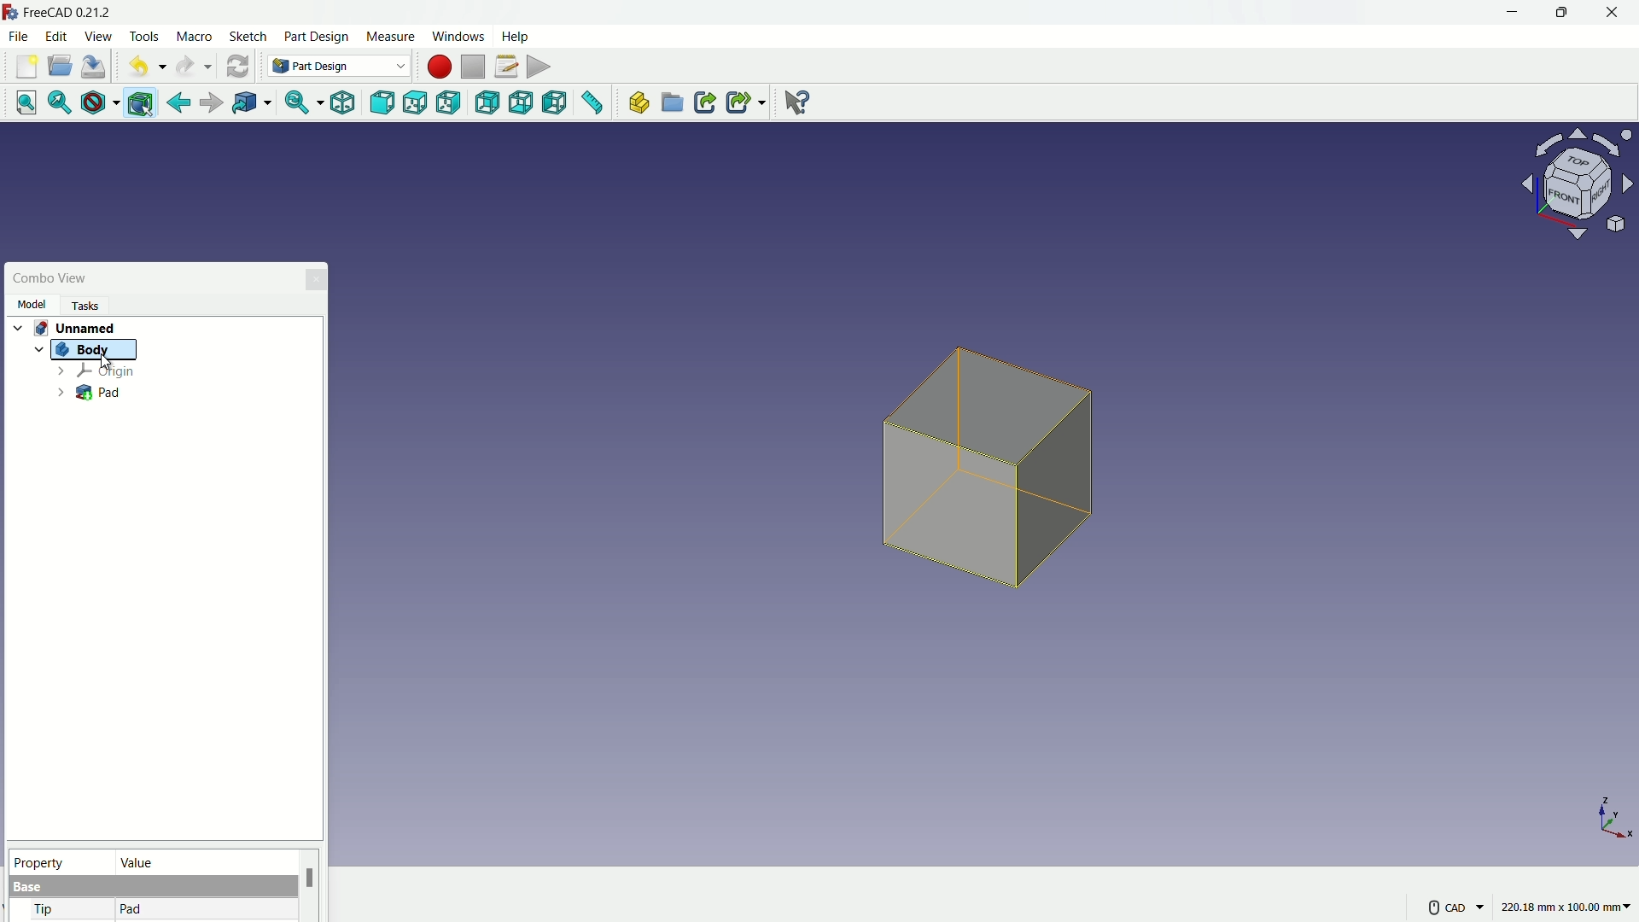 The height and width of the screenshot is (922, 1639). I want to click on create part, so click(637, 103).